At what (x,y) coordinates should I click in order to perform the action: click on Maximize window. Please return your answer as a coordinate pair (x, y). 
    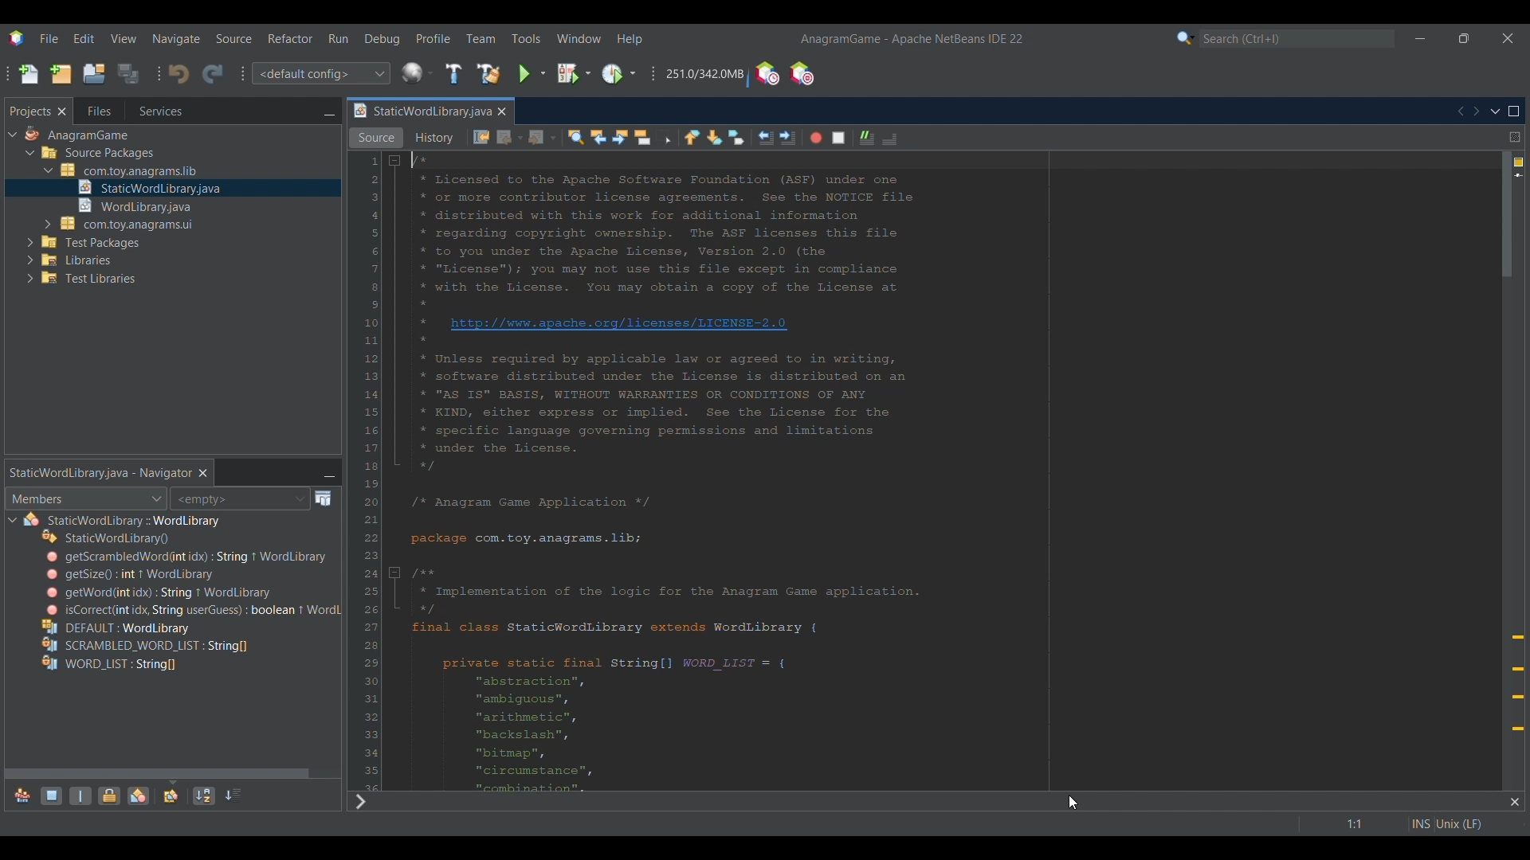
    Looking at the image, I should click on (1514, 111).